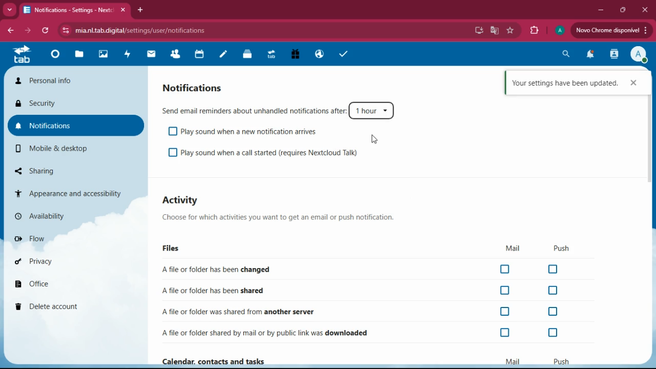 The width and height of the screenshot is (656, 369). I want to click on calendar, so click(200, 55).